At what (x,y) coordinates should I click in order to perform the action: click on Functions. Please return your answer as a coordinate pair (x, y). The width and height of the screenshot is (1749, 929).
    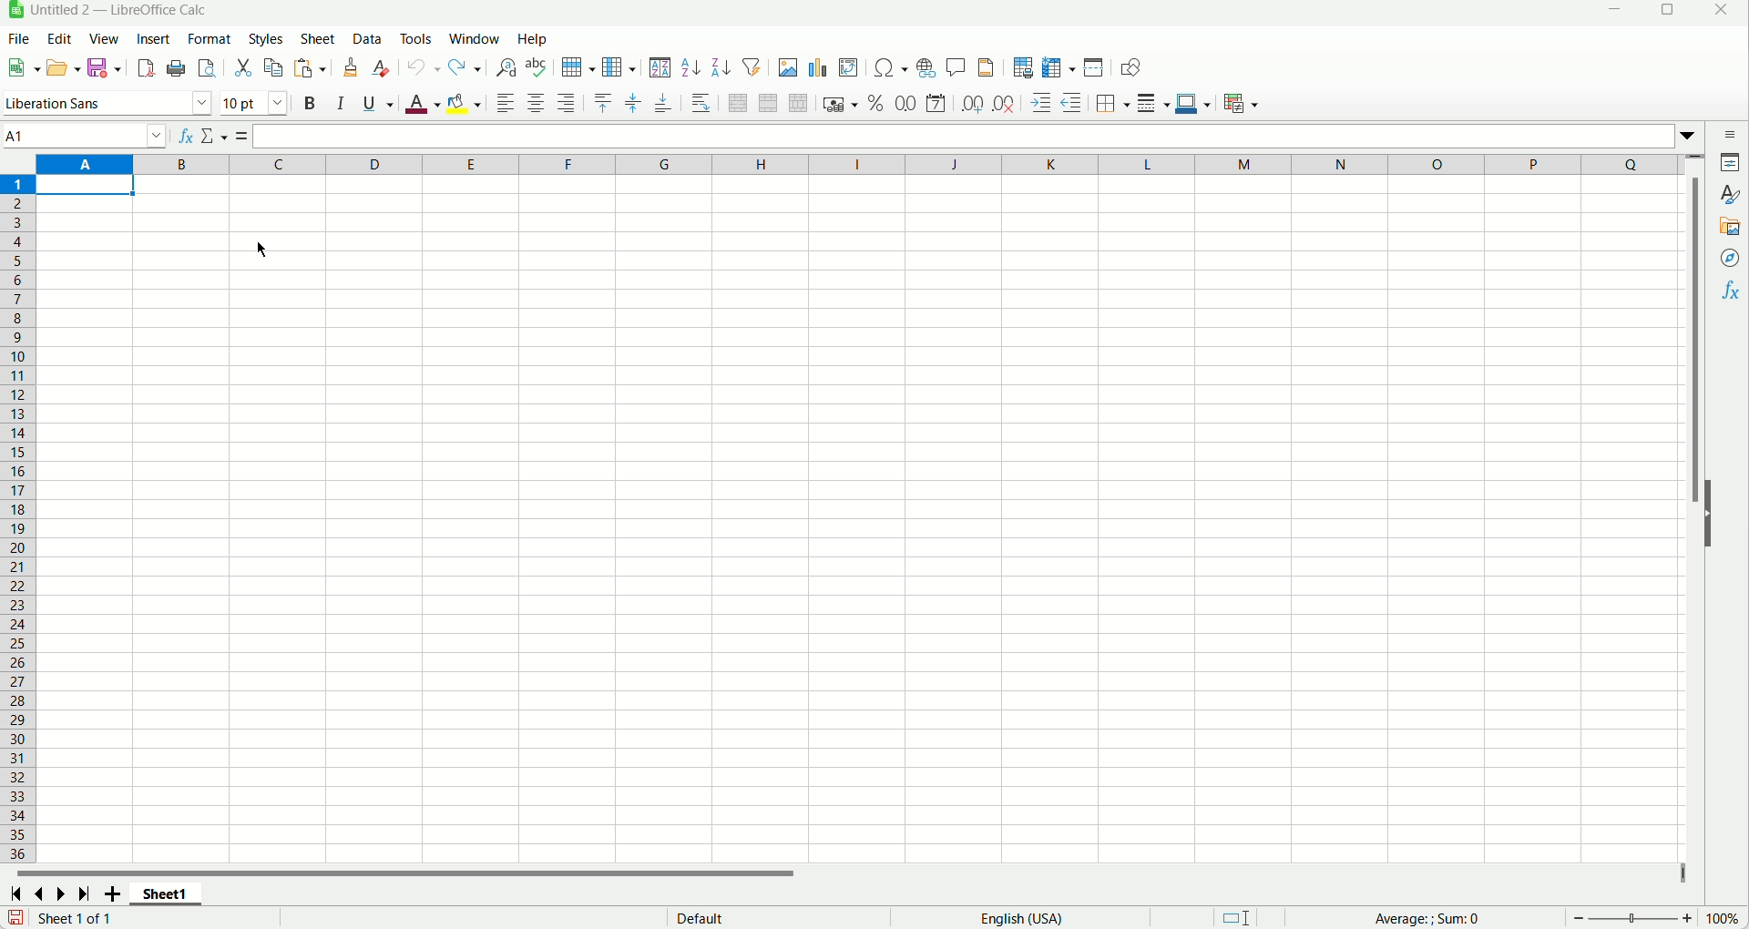
    Looking at the image, I should click on (1733, 289).